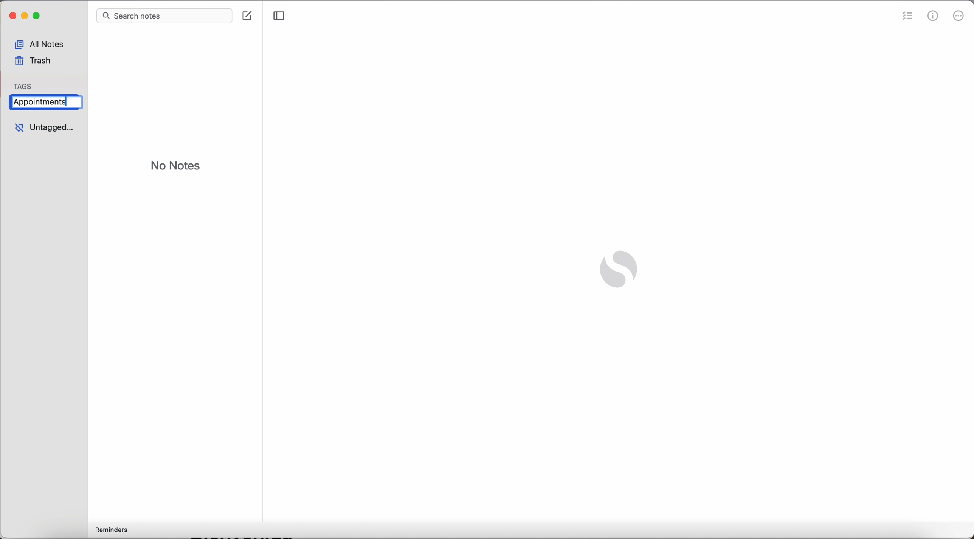  What do you see at coordinates (110, 531) in the screenshot?
I see `reminders tag` at bounding box center [110, 531].